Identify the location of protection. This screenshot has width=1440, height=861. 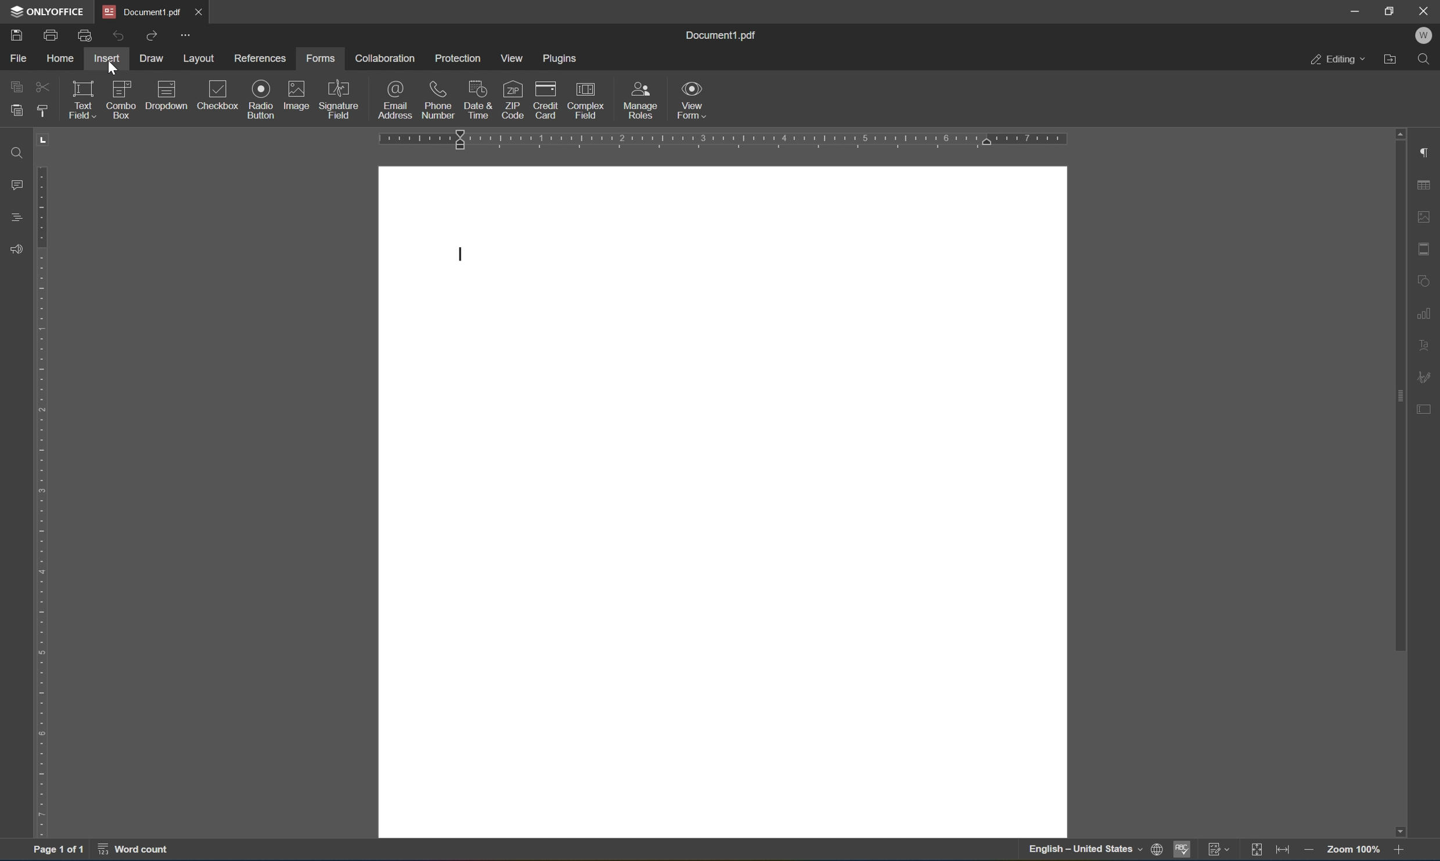
(458, 59).